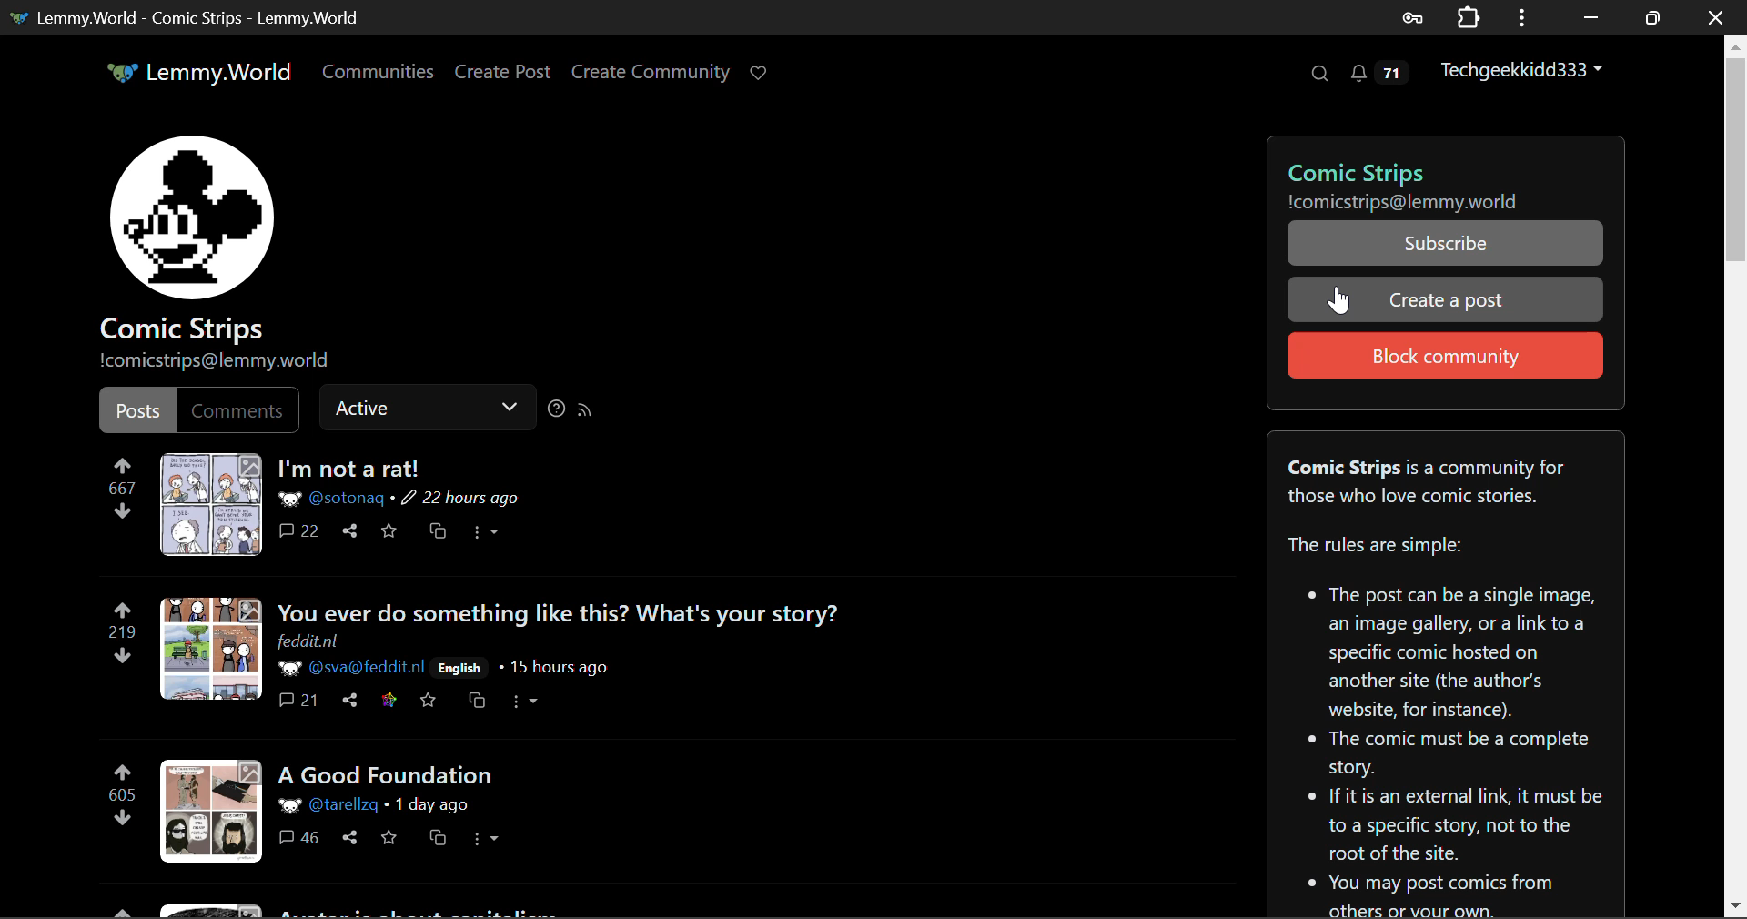 This screenshot has height=919, width=1747. What do you see at coordinates (353, 468) in the screenshot?
I see `I'm not a rat!` at bounding box center [353, 468].